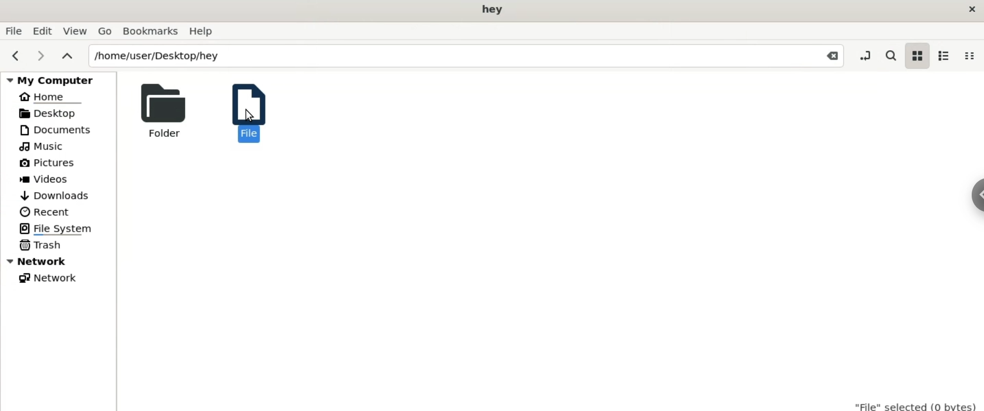 The image size is (984, 411). I want to click on compact view, so click(969, 56).